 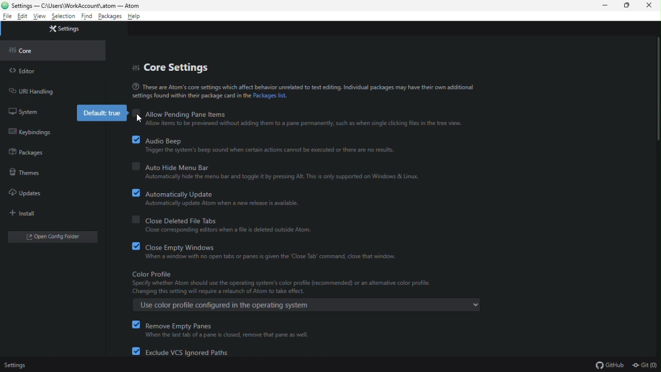 What do you see at coordinates (40, 17) in the screenshot?
I see `view ` at bounding box center [40, 17].